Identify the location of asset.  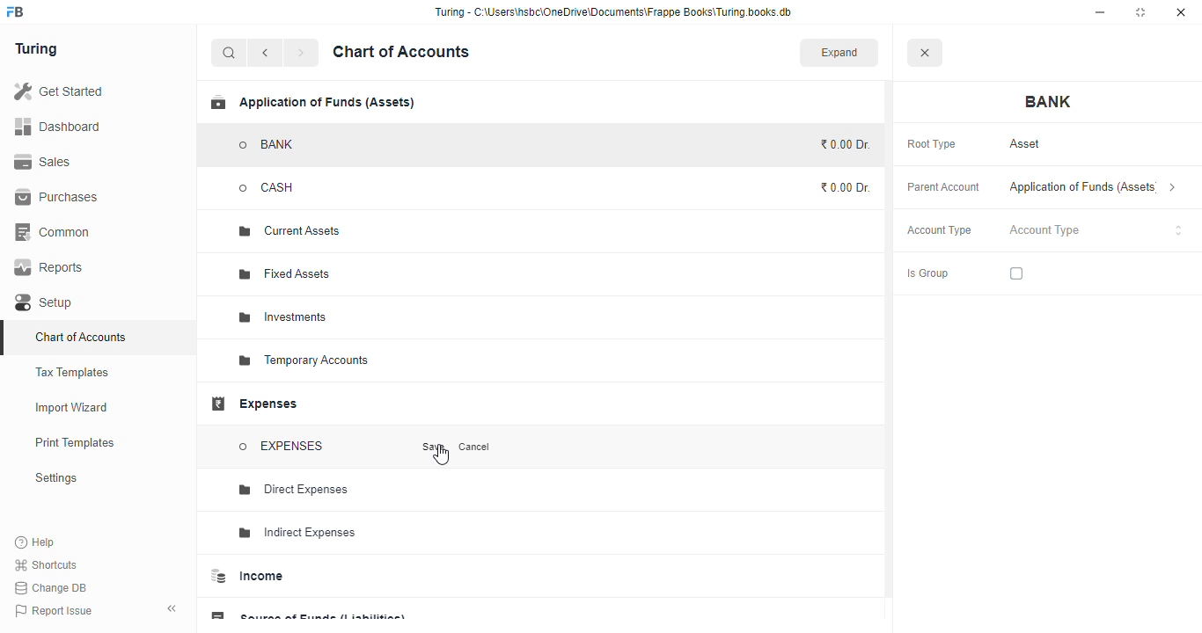
(1026, 144).